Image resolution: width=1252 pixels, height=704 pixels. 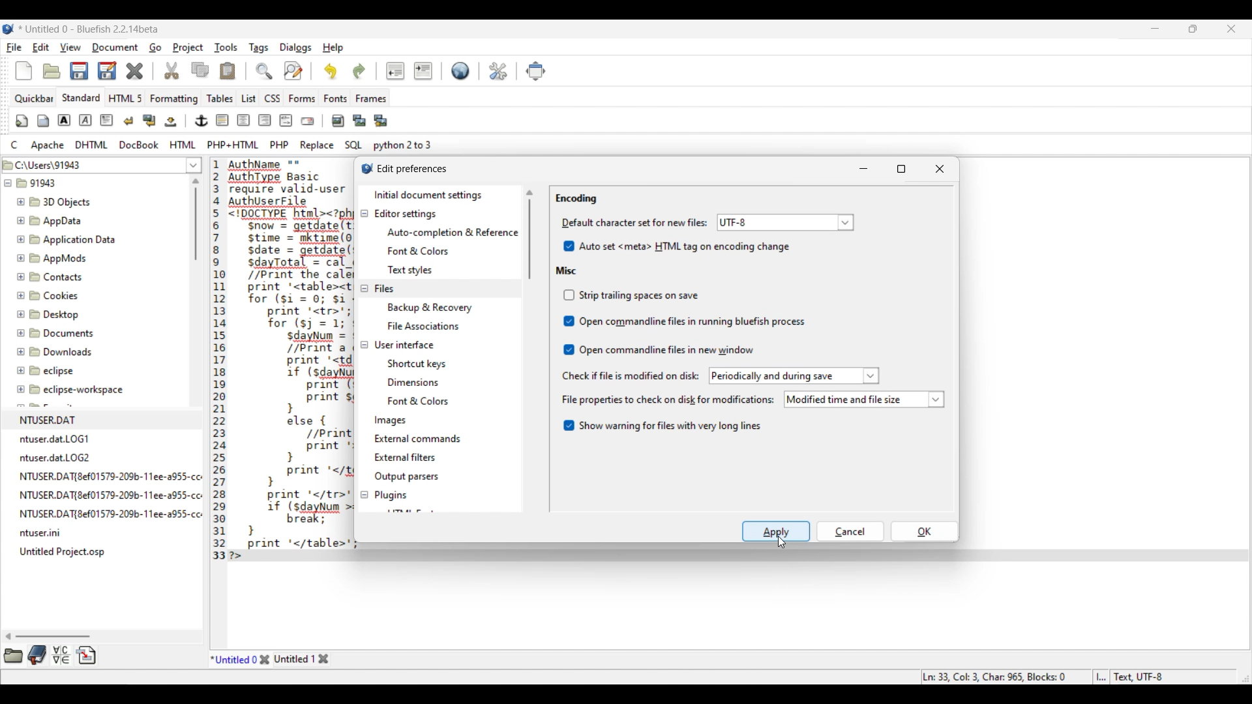 What do you see at coordinates (331, 71) in the screenshot?
I see `Undo` at bounding box center [331, 71].